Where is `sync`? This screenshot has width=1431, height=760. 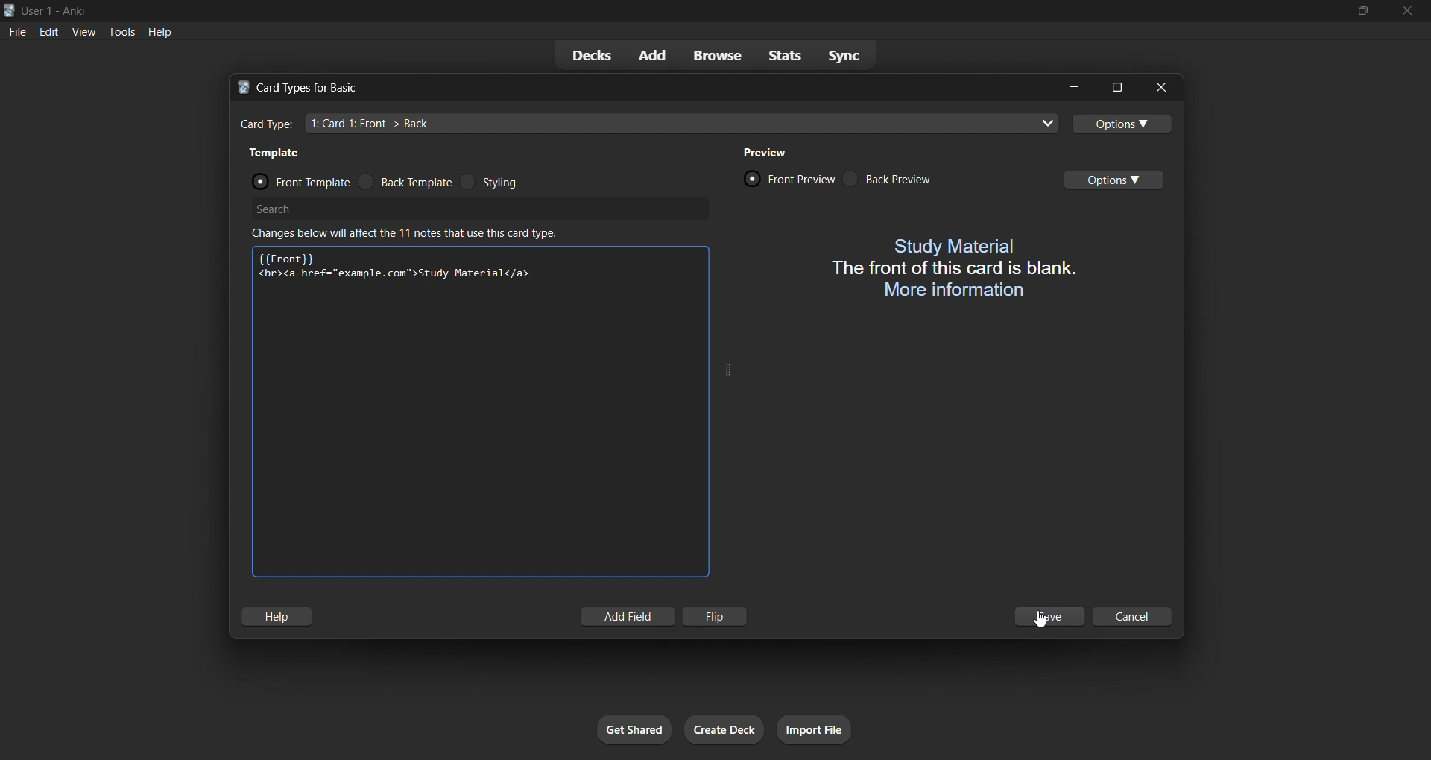 sync is located at coordinates (841, 57).